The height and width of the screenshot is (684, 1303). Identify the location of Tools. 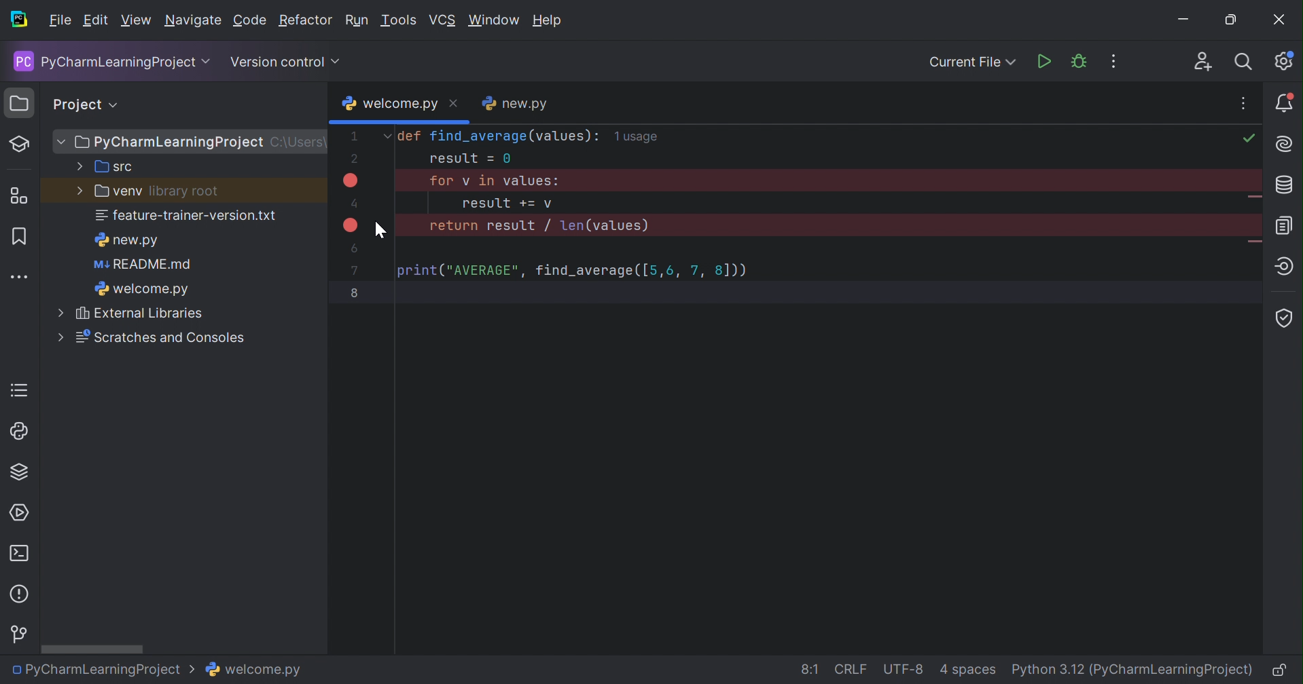
(400, 20).